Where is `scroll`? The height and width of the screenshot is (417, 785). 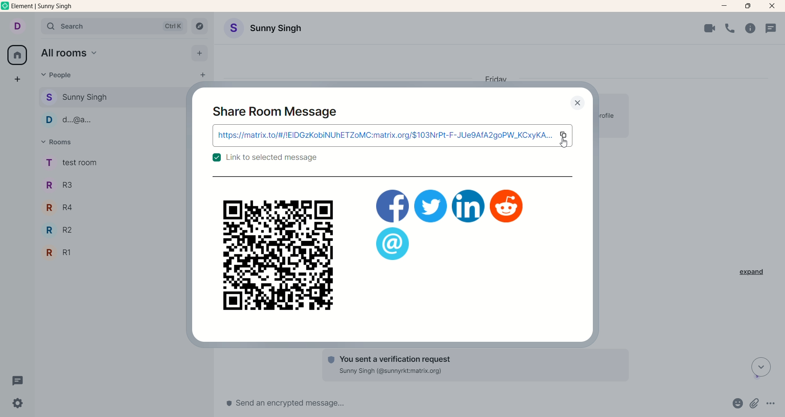 scroll is located at coordinates (759, 368).